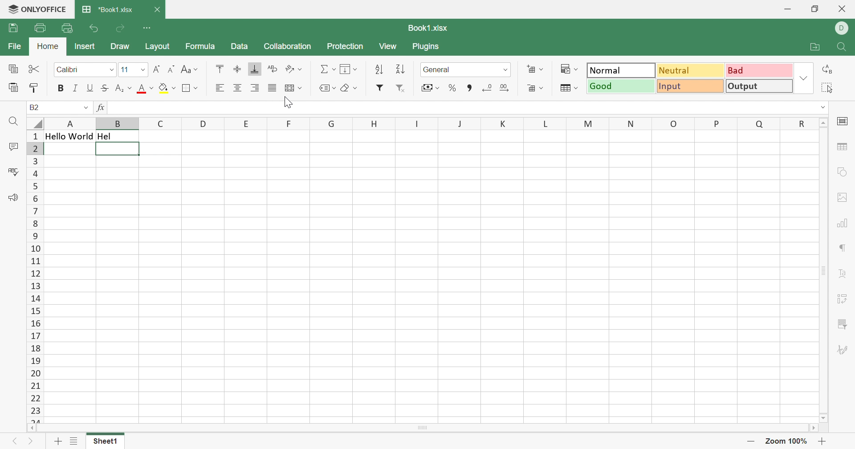 The width and height of the screenshot is (855, 449). I want to click on Paste, so click(13, 88).